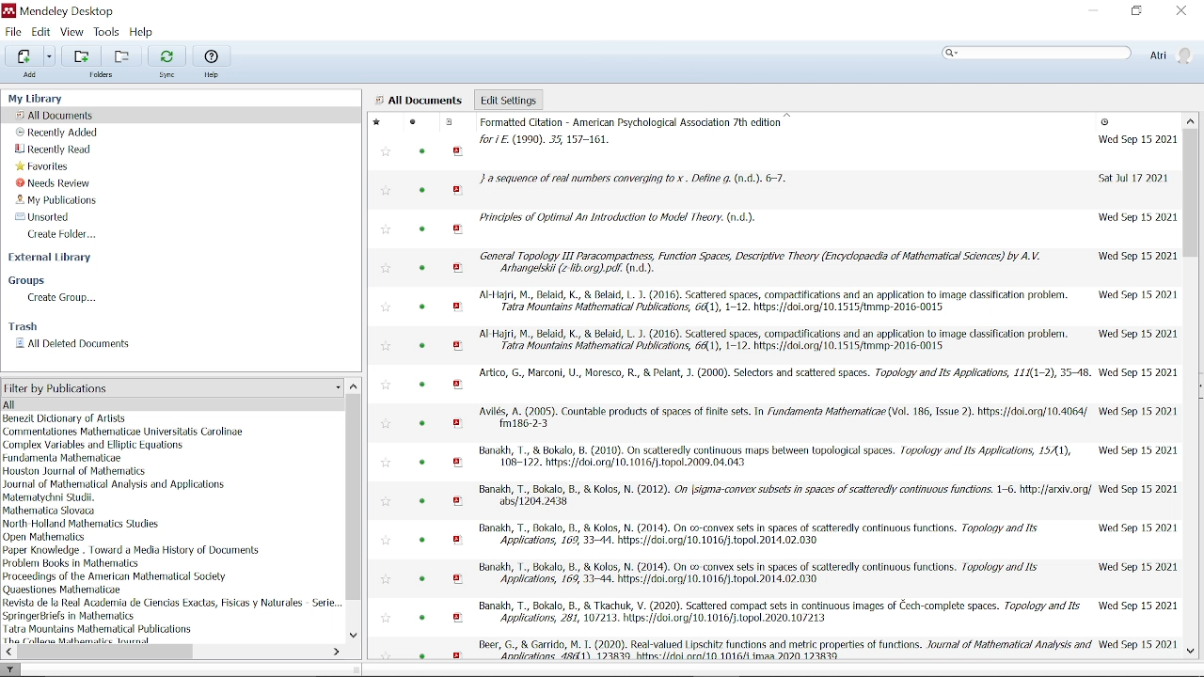 Image resolution: width=1204 pixels, height=677 pixels. Describe the element at coordinates (1136, 11) in the screenshot. I see `restore down` at that location.